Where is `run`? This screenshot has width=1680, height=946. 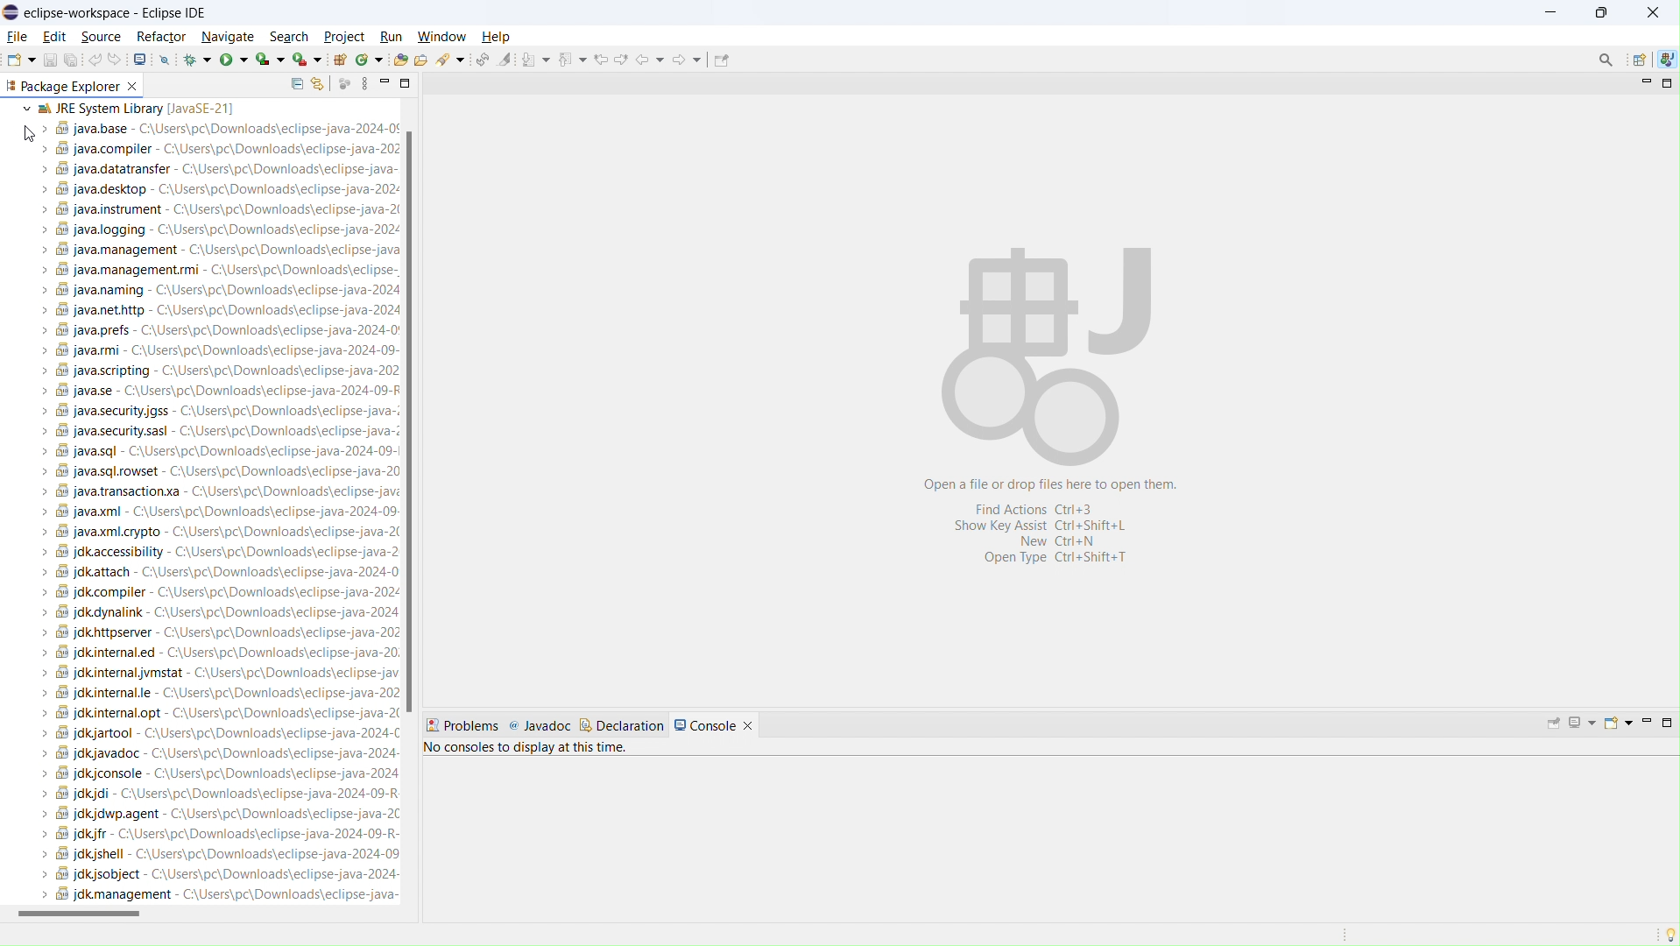
run is located at coordinates (234, 60).